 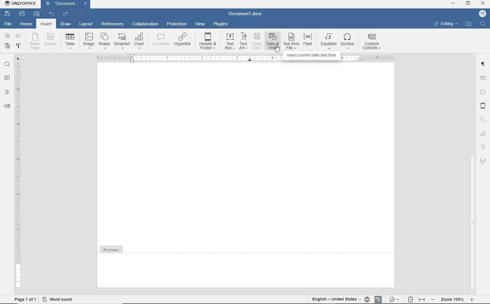 What do you see at coordinates (273, 42) in the screenshot?
I see `date & time` at bounding box center [273, 42].